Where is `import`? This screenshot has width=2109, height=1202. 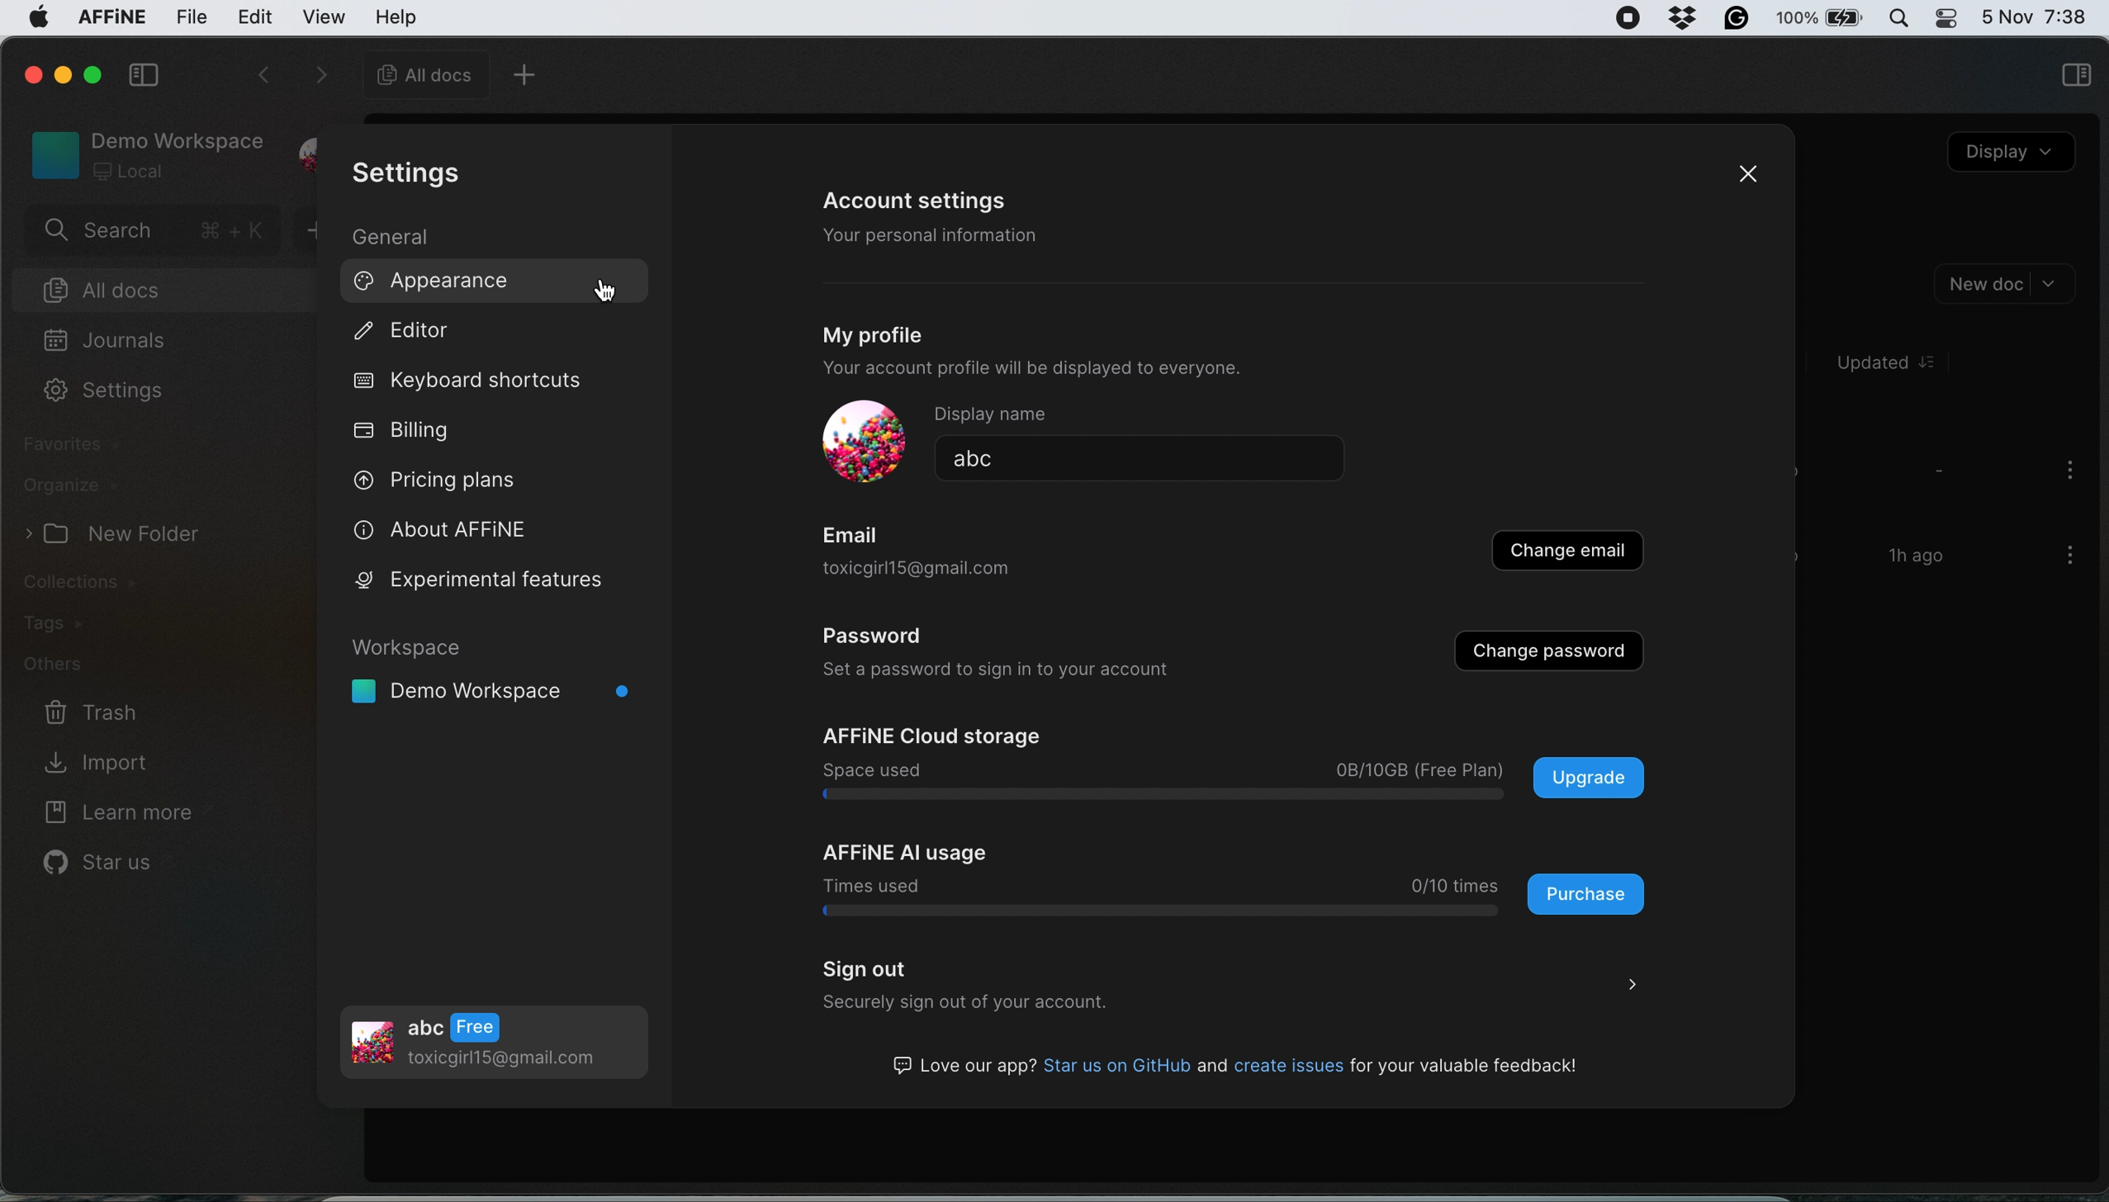
import is located at coordinates (118, 761).